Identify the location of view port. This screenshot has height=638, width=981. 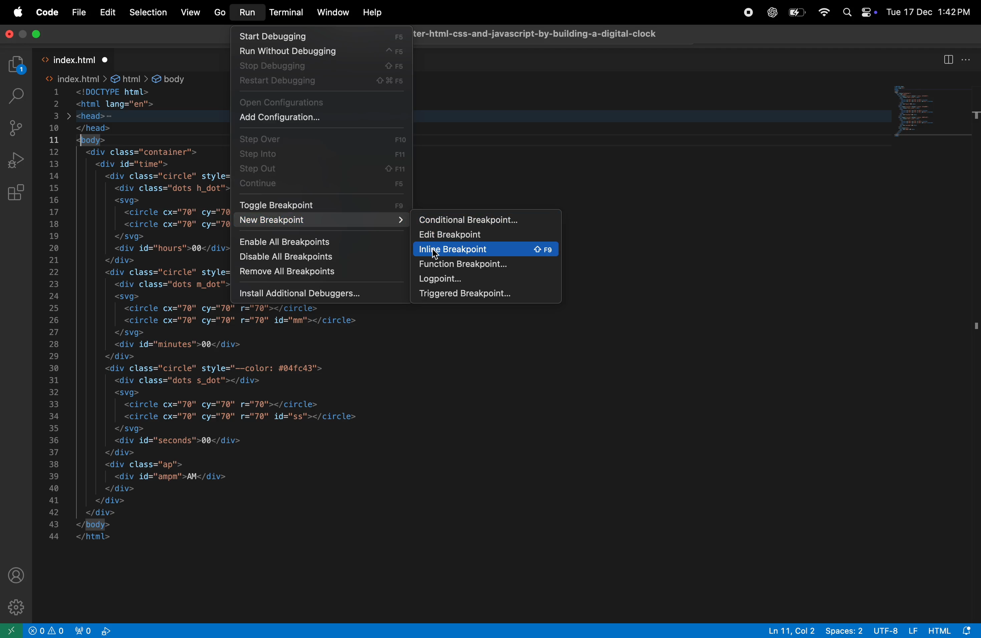
(96, 630).